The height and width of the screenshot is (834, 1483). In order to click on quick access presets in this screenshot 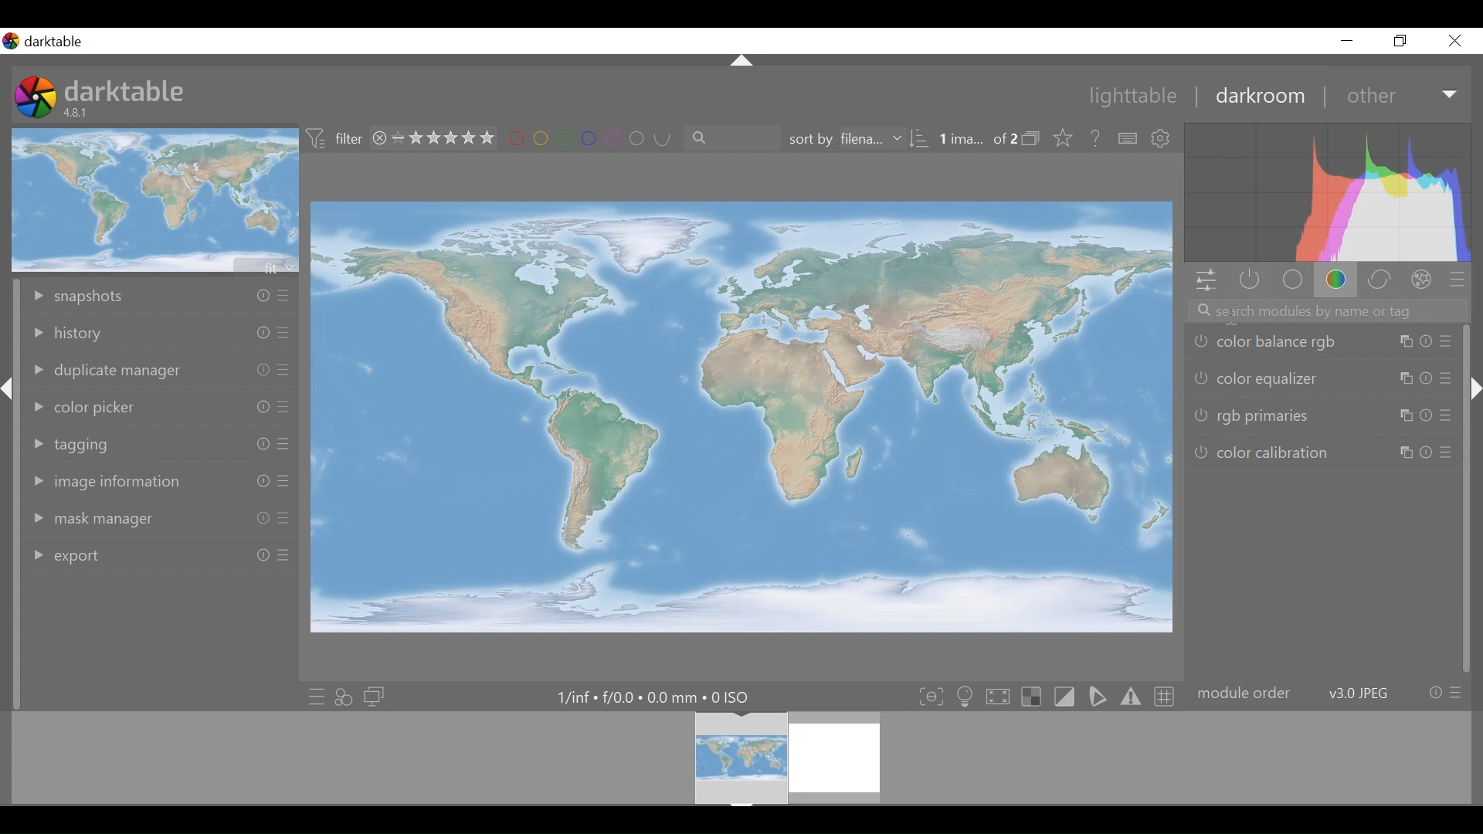, I will do `click(312, 696)`.